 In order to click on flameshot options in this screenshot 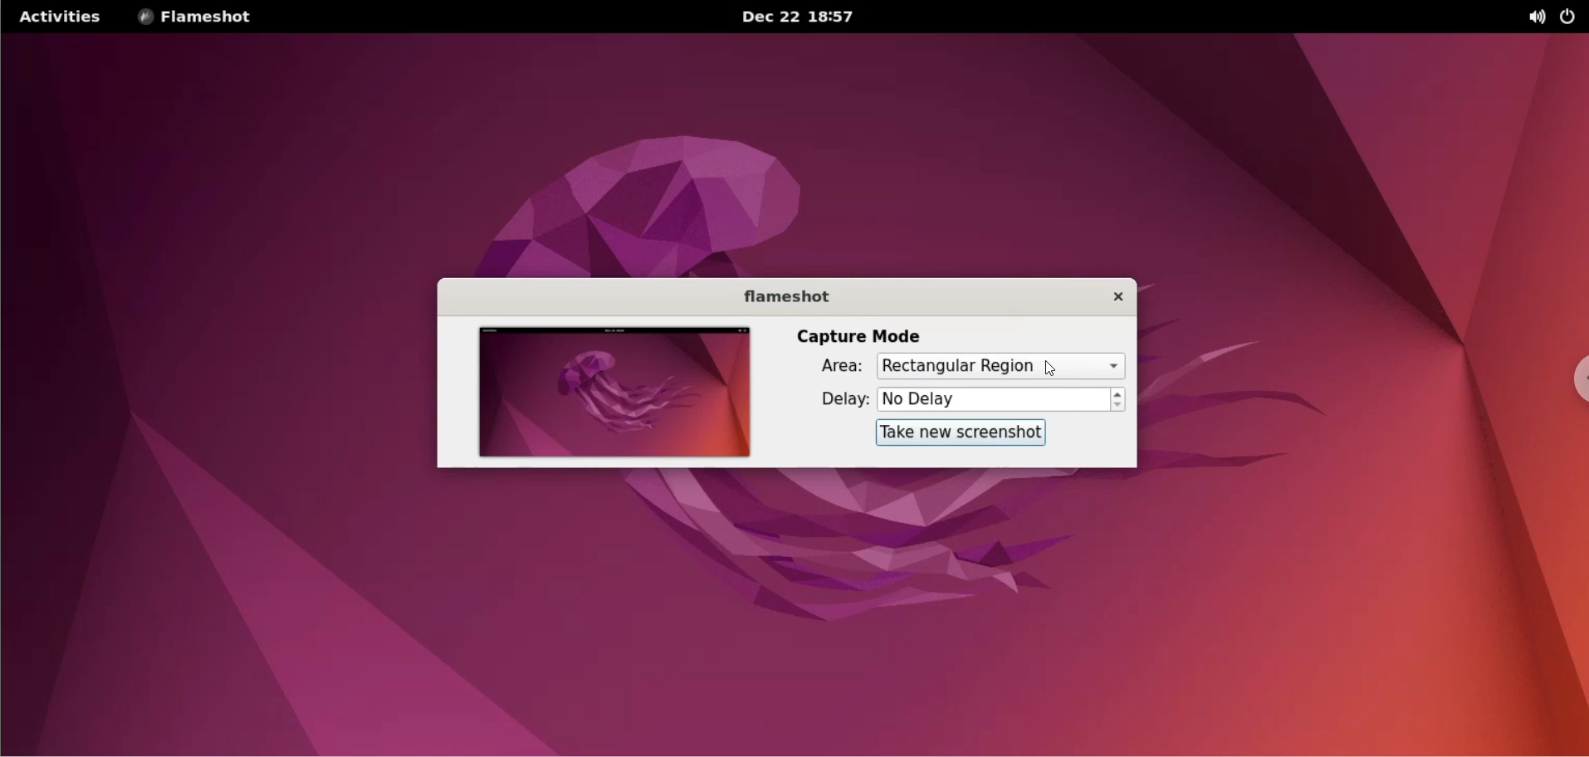, I will do `click(200, 17)`.